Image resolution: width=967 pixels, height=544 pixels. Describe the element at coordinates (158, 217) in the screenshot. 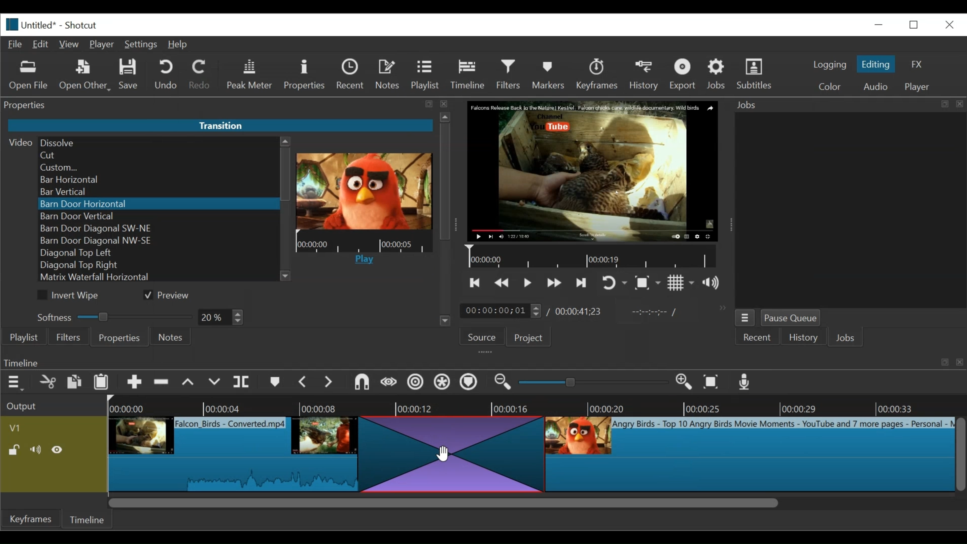

I see `Barn Door Vertical` at that location.